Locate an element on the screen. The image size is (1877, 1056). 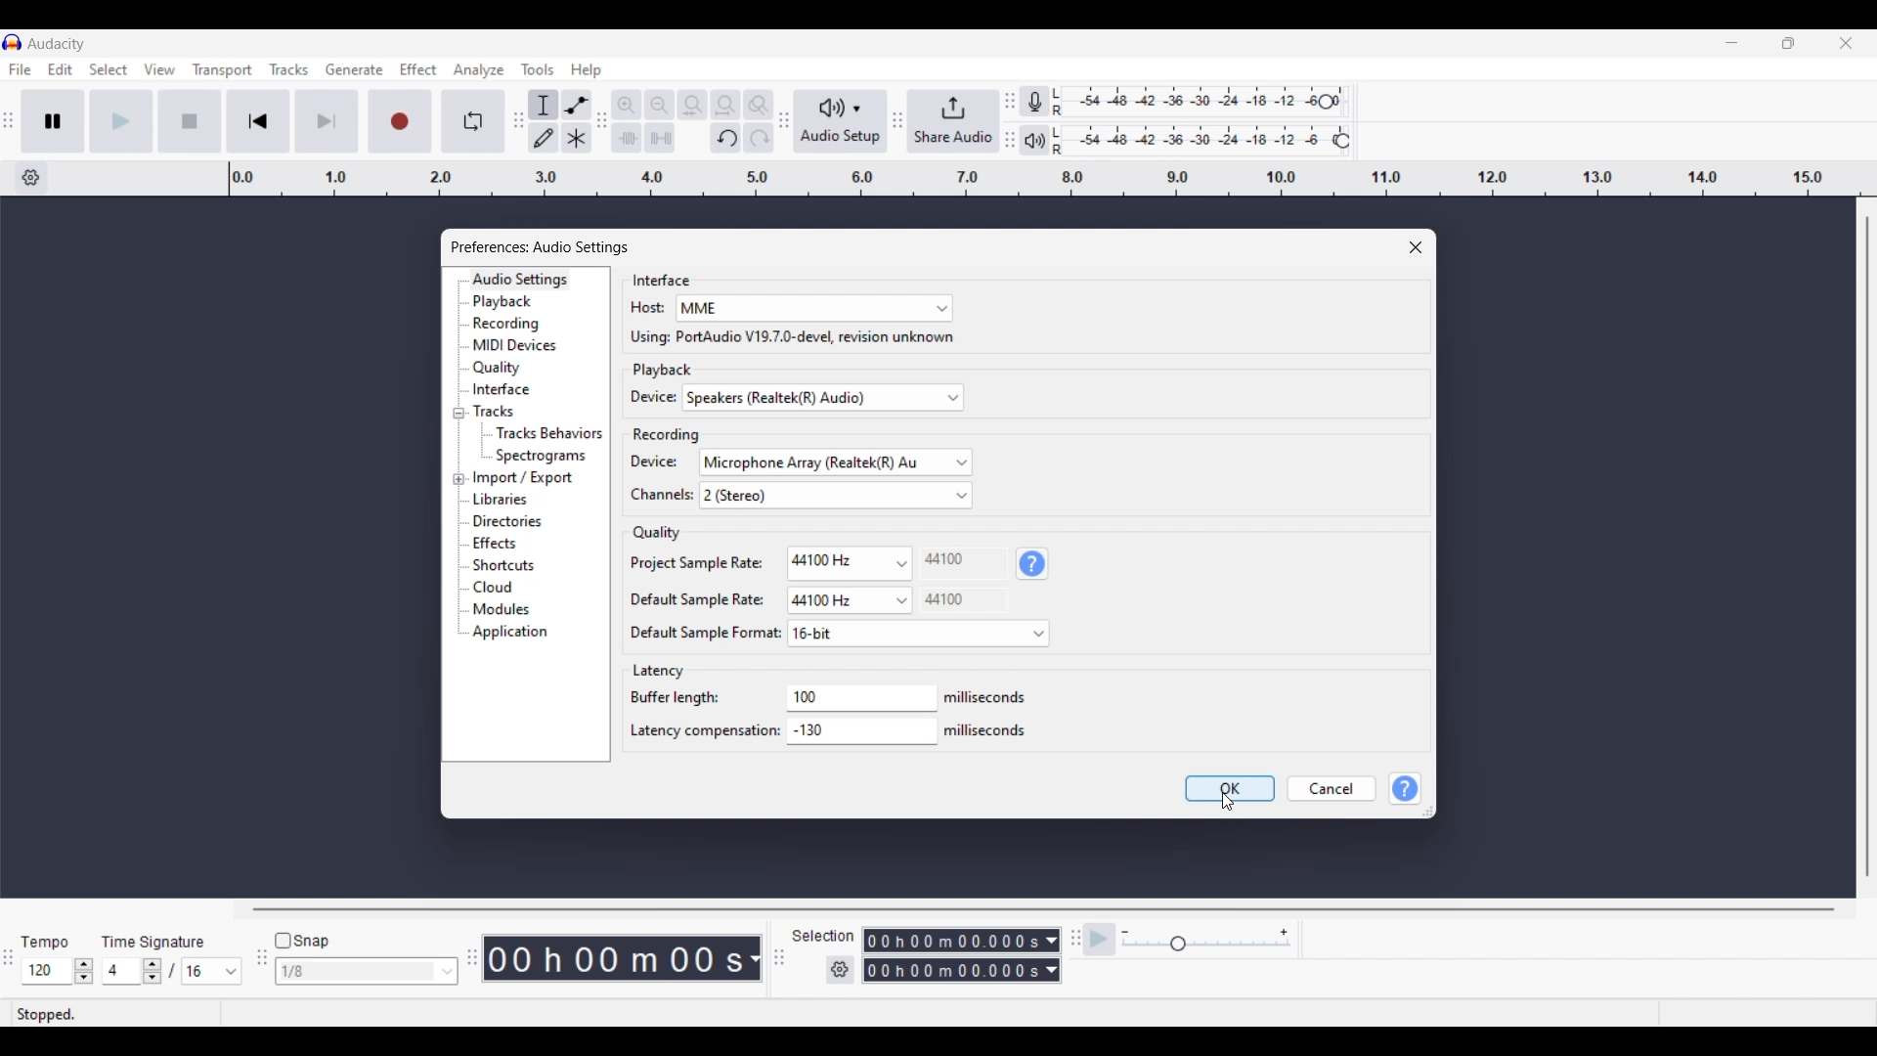
Quality is located at coordinates (521, 368).